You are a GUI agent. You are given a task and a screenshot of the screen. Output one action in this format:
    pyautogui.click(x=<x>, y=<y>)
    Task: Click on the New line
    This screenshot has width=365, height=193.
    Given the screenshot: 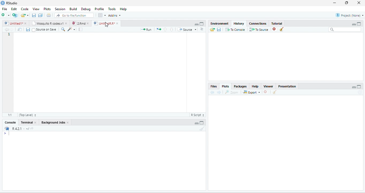 What is the action you would take?
    pyautogui.click(x=7, y=133)
    